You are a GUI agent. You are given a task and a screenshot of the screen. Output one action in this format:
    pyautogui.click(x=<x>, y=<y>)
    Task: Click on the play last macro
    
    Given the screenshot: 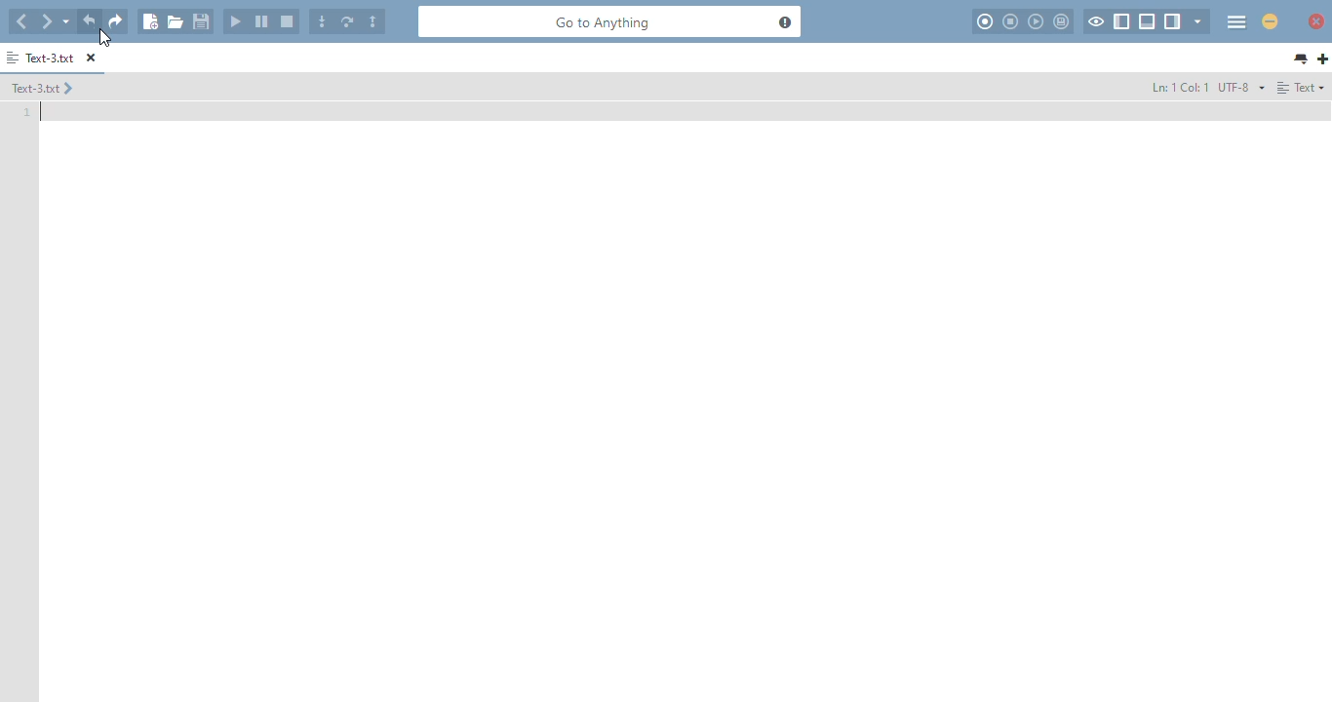 What is the action you would take?
    pyautogui.click(x=1036, y=21)
    